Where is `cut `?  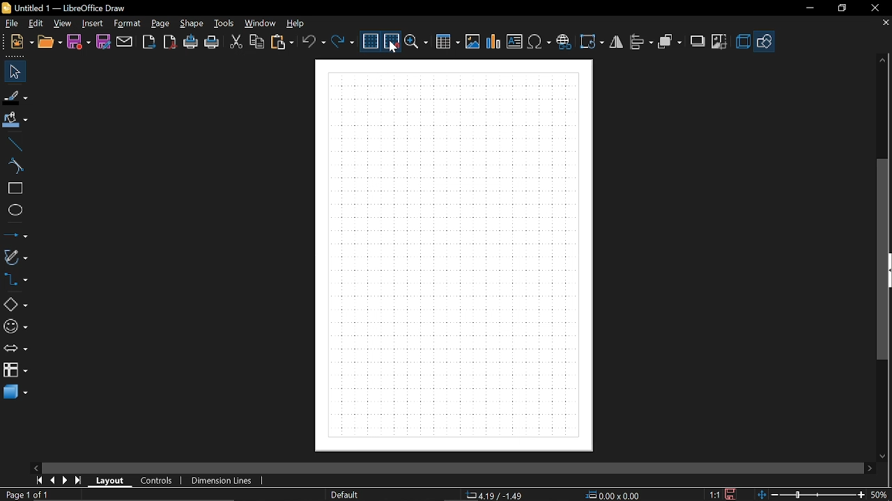
cut  is located at coordinates (236, 41).